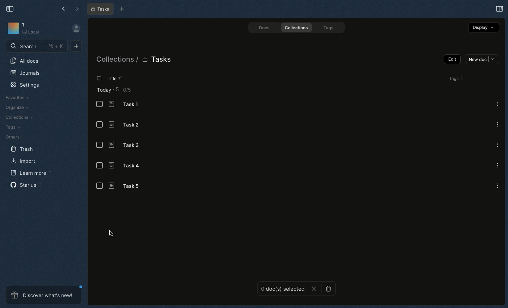 Image resolution: width=508 pixels, height=308 pixels. Describe the element at coordinates (76, 47) in the screenshot. I see `New document` at that location.